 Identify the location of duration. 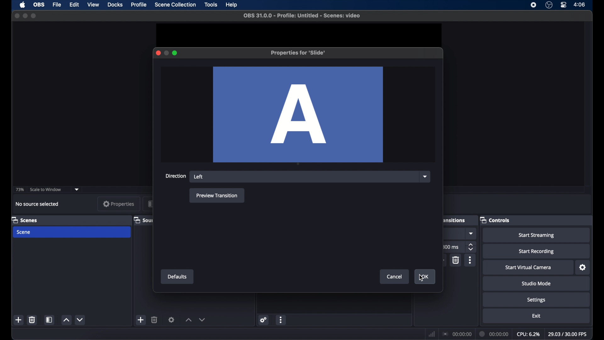
(494, 334).